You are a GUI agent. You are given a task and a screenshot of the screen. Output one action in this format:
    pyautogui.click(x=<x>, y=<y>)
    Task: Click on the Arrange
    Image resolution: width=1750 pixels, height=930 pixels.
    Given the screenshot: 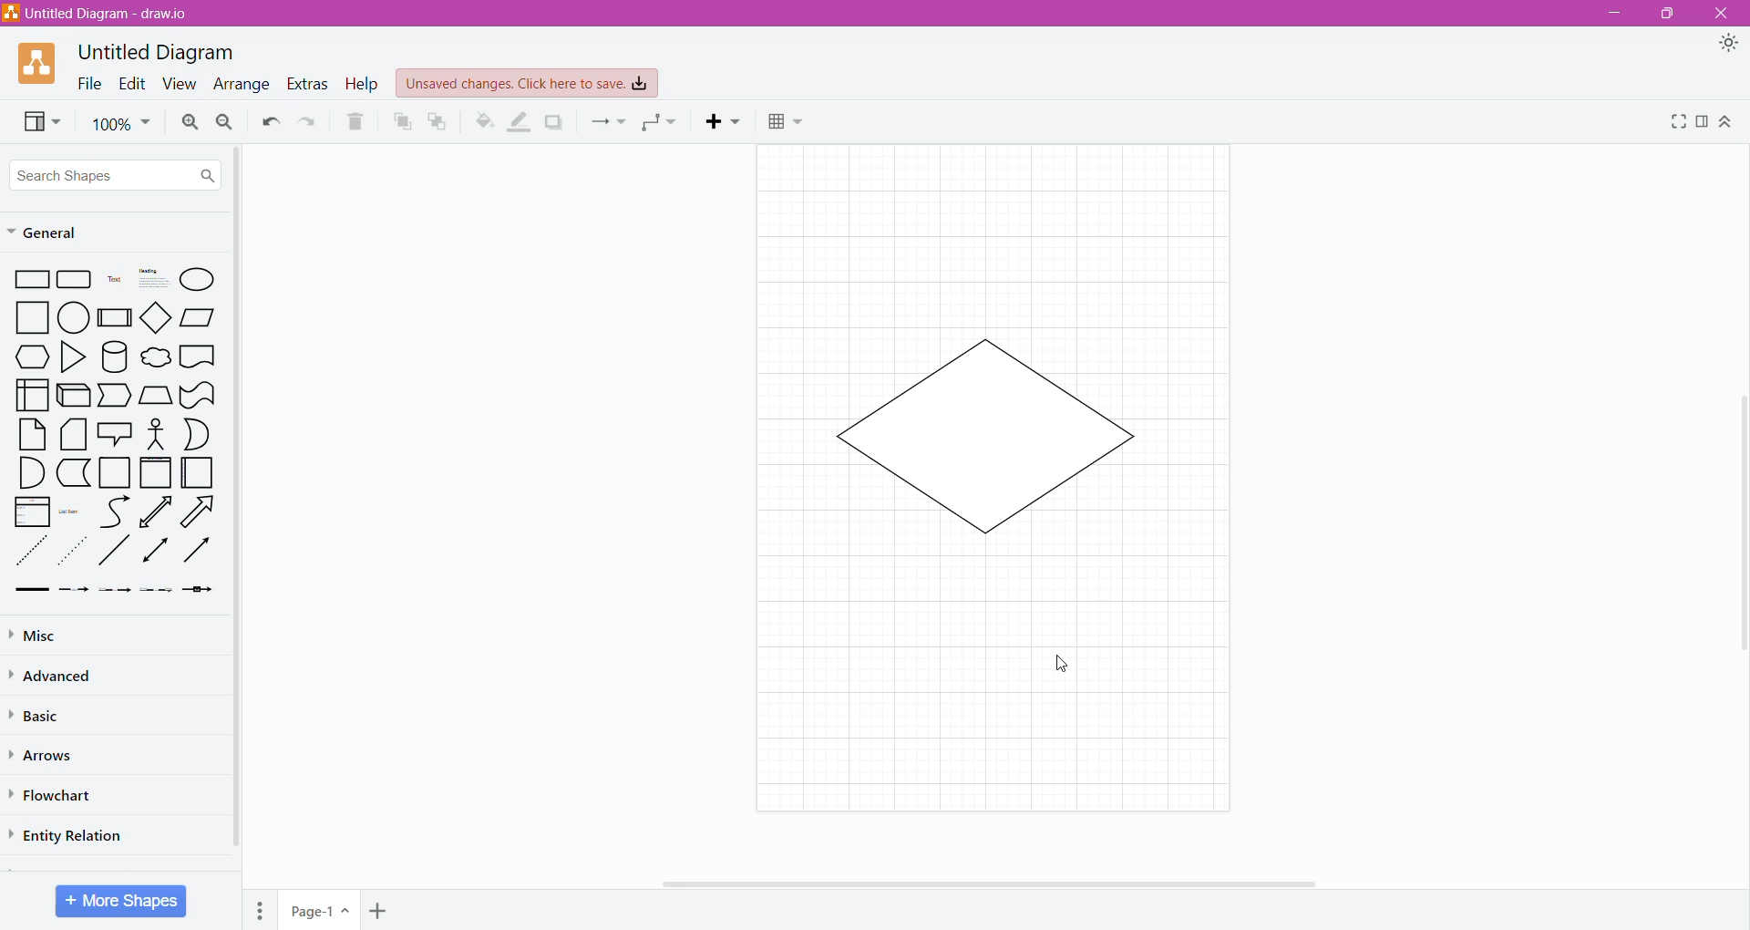 What is the action you would take?
    pyautogui.click(x=242, y=86)
    